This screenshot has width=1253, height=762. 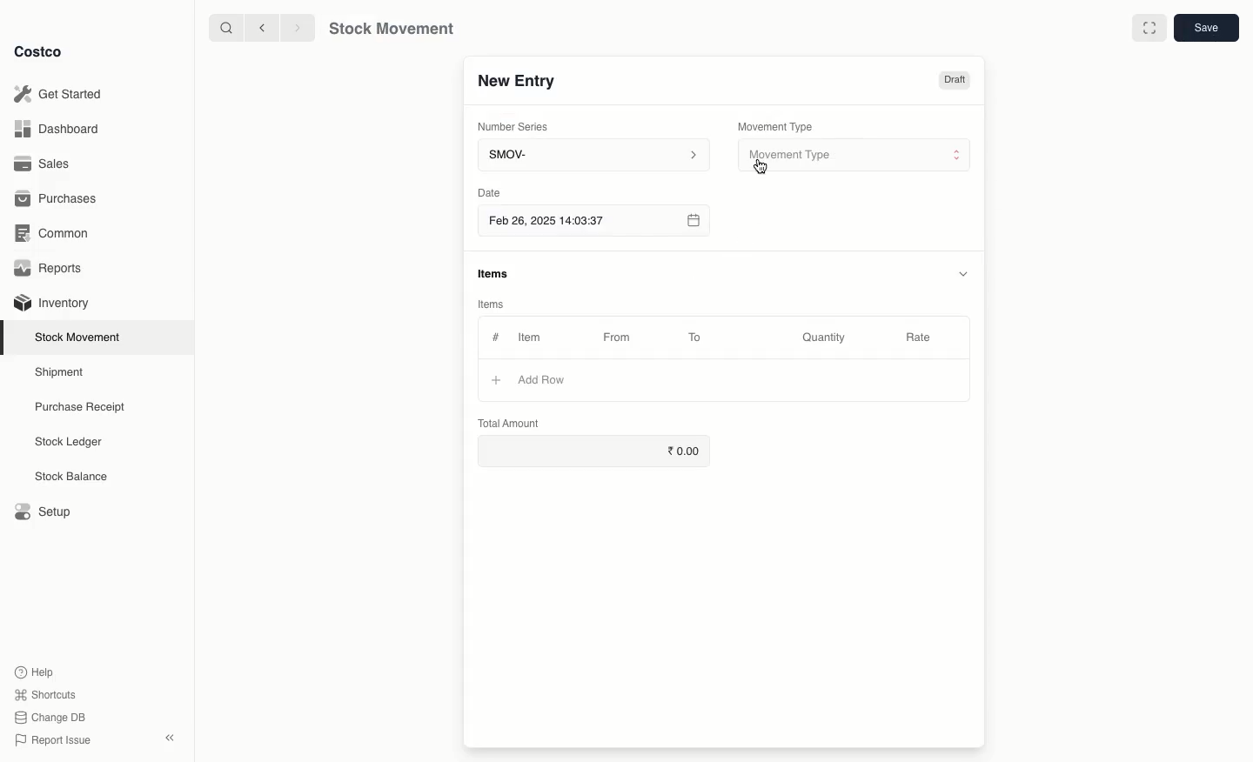 I want to click on From, so click(x=623, y=340).